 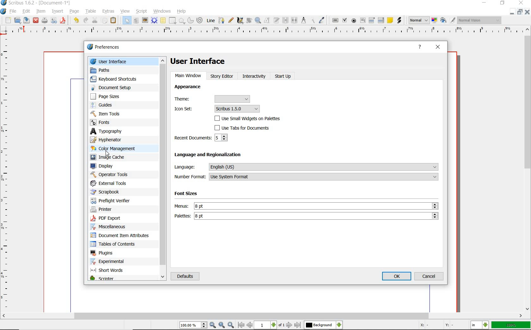 What do you see at coordinates (434, 20) in the screenshot?
I see `toggle color management` at bounding box center [434, 20].